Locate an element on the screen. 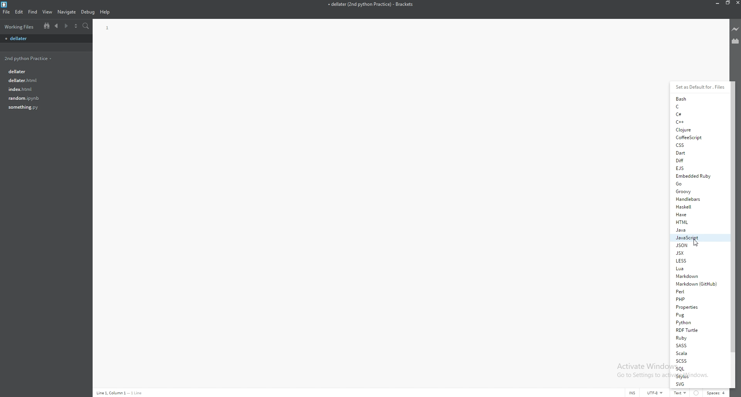 The width and height of the screenshot is (741, 397). jsx is located at coordinates (697, 253).